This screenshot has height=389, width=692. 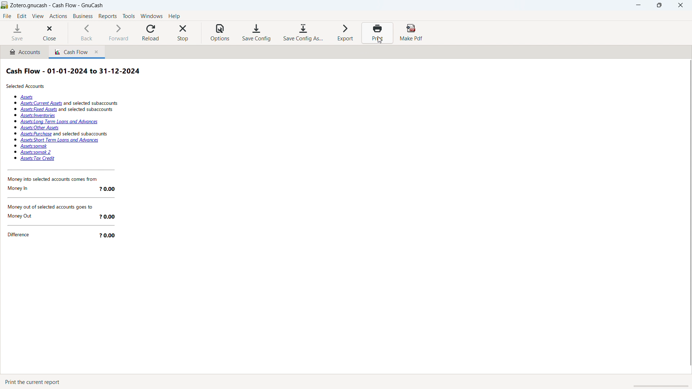 I want to click on ‘Money into selected accounts comes from, so click(x=57, y=180).